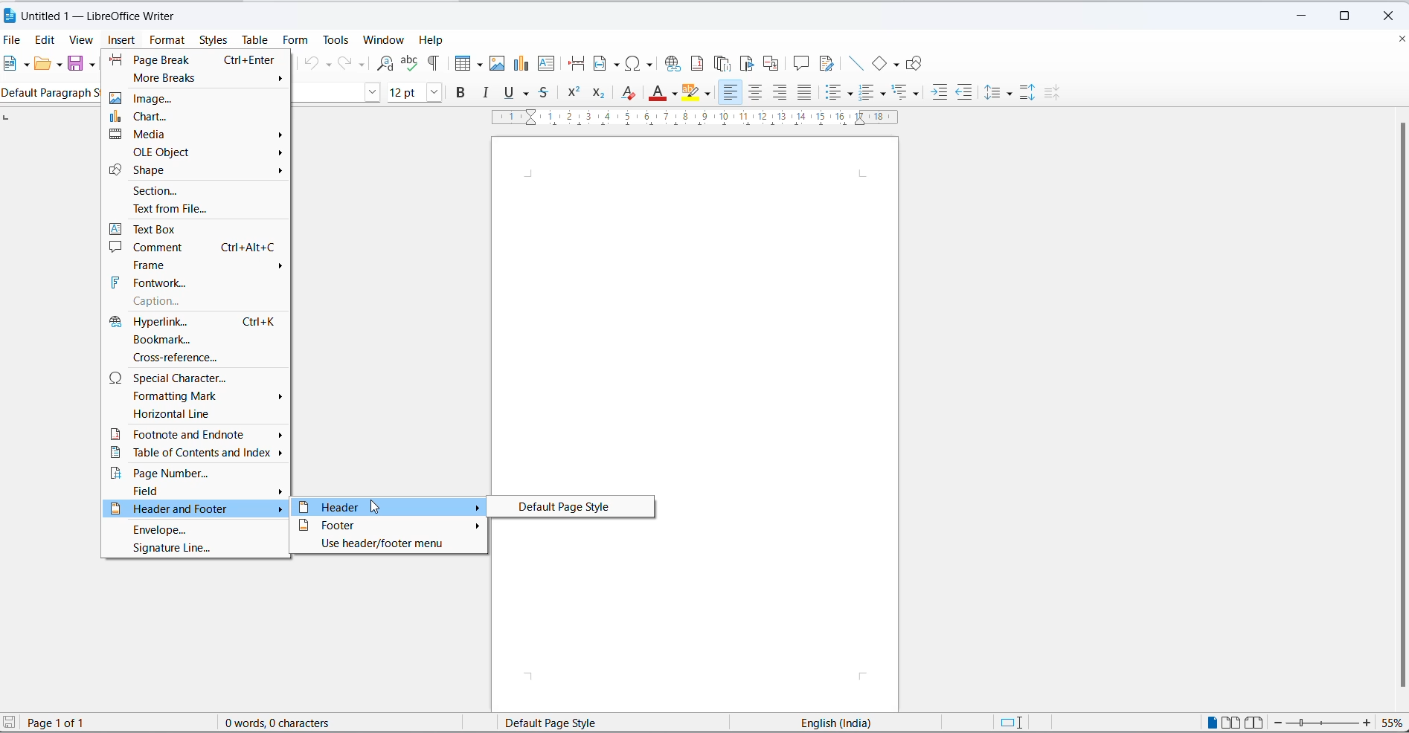 Image resolution: width=1409 pixels, height=733 pixels. I want to click on tools, so click(337, 40).